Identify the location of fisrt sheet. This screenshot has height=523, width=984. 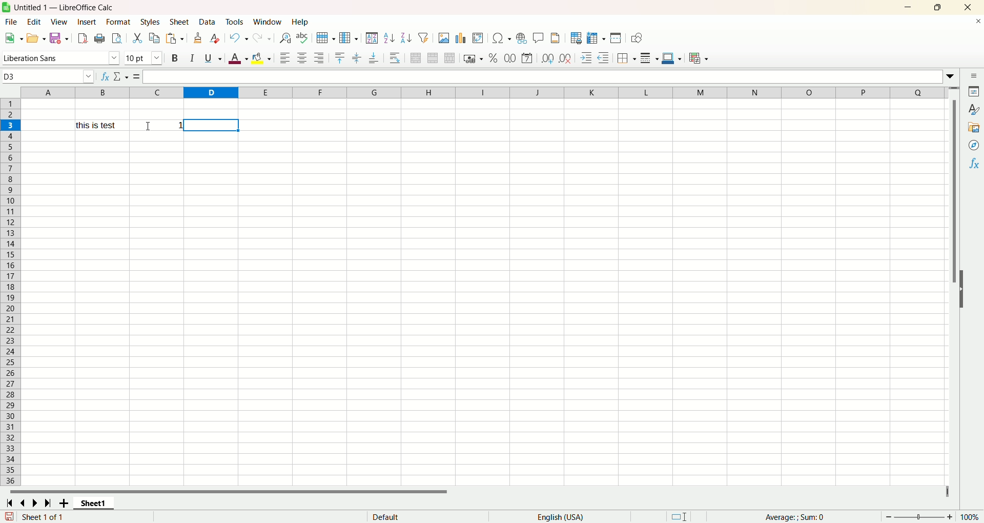
(9, 503).